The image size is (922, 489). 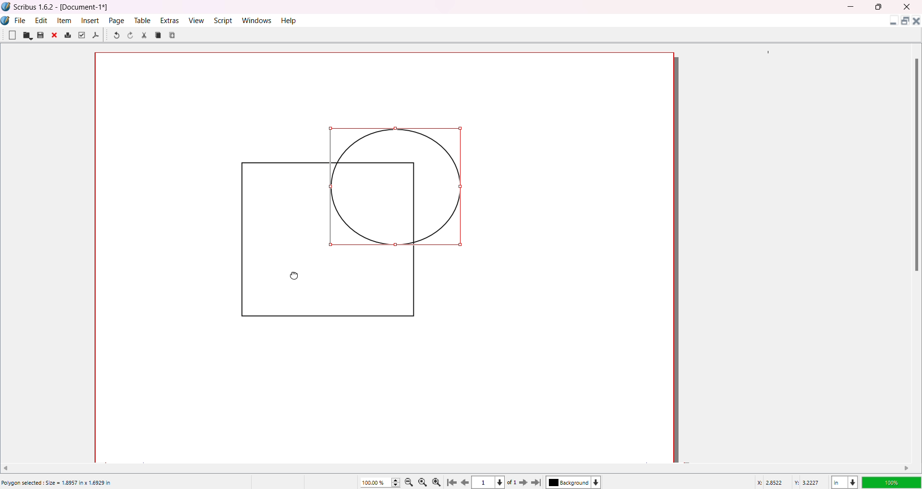 I want to click on Maximize Document, so click(x=904, y=23).